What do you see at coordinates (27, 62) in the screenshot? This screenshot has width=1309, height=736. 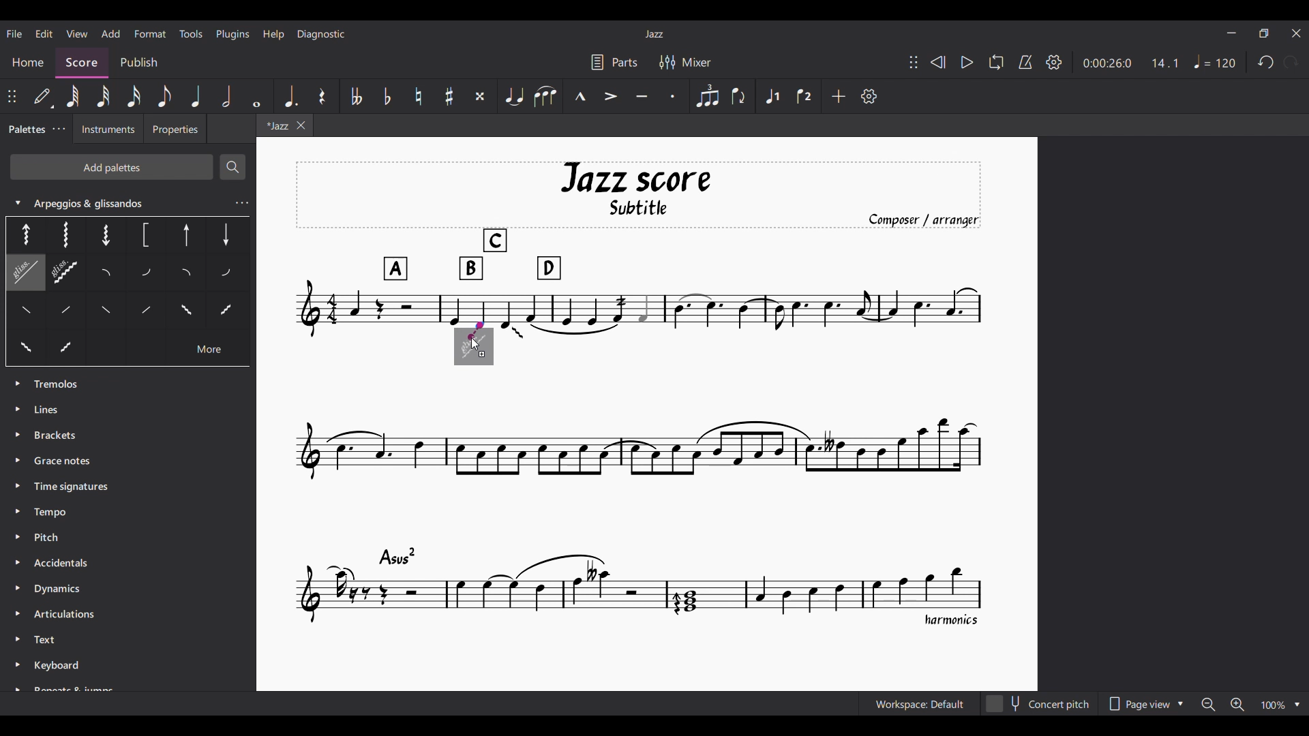 I see `Home` at bounding box center [27, 62].